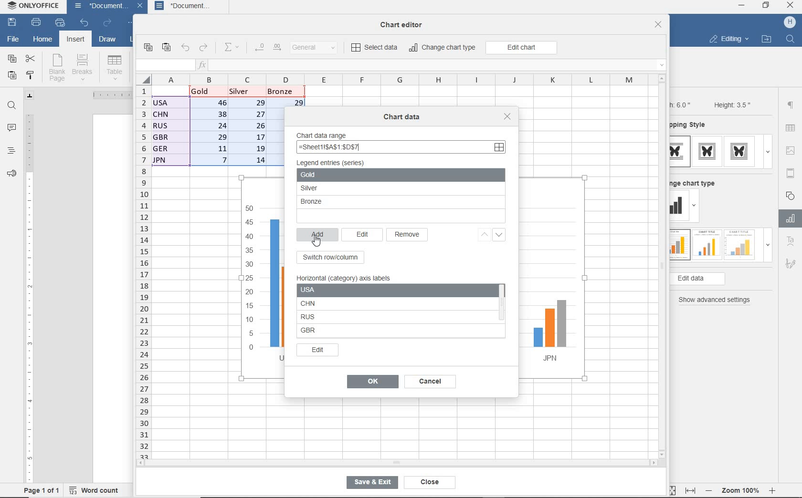  What do you see at coordinates (432, 65) in the screenshot?
I see `insert function` at bounding box center [432, 65].